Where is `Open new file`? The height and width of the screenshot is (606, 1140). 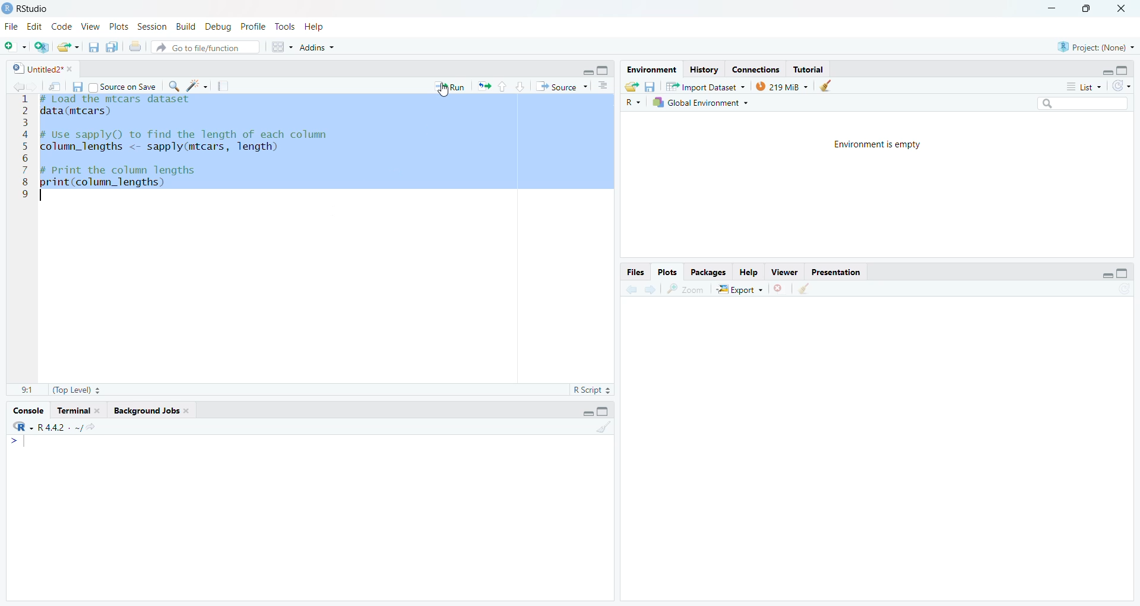
Open new file is located at coordinates (15, 47).